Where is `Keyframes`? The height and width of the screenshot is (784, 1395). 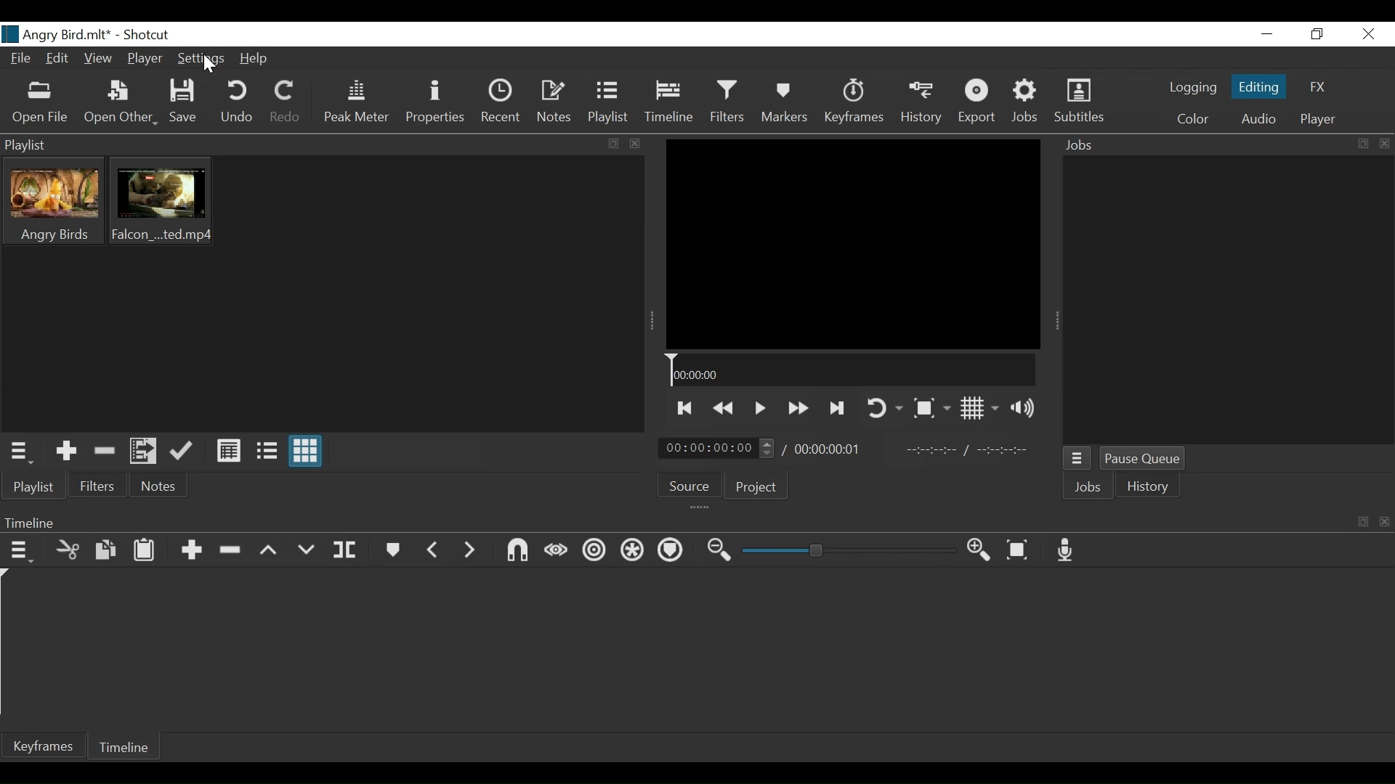
Keyframes is located at coordinates (852, 103).